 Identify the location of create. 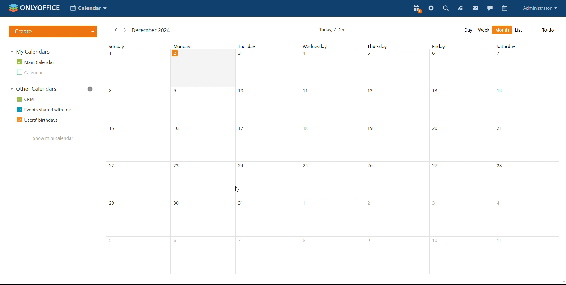
(53, 32).